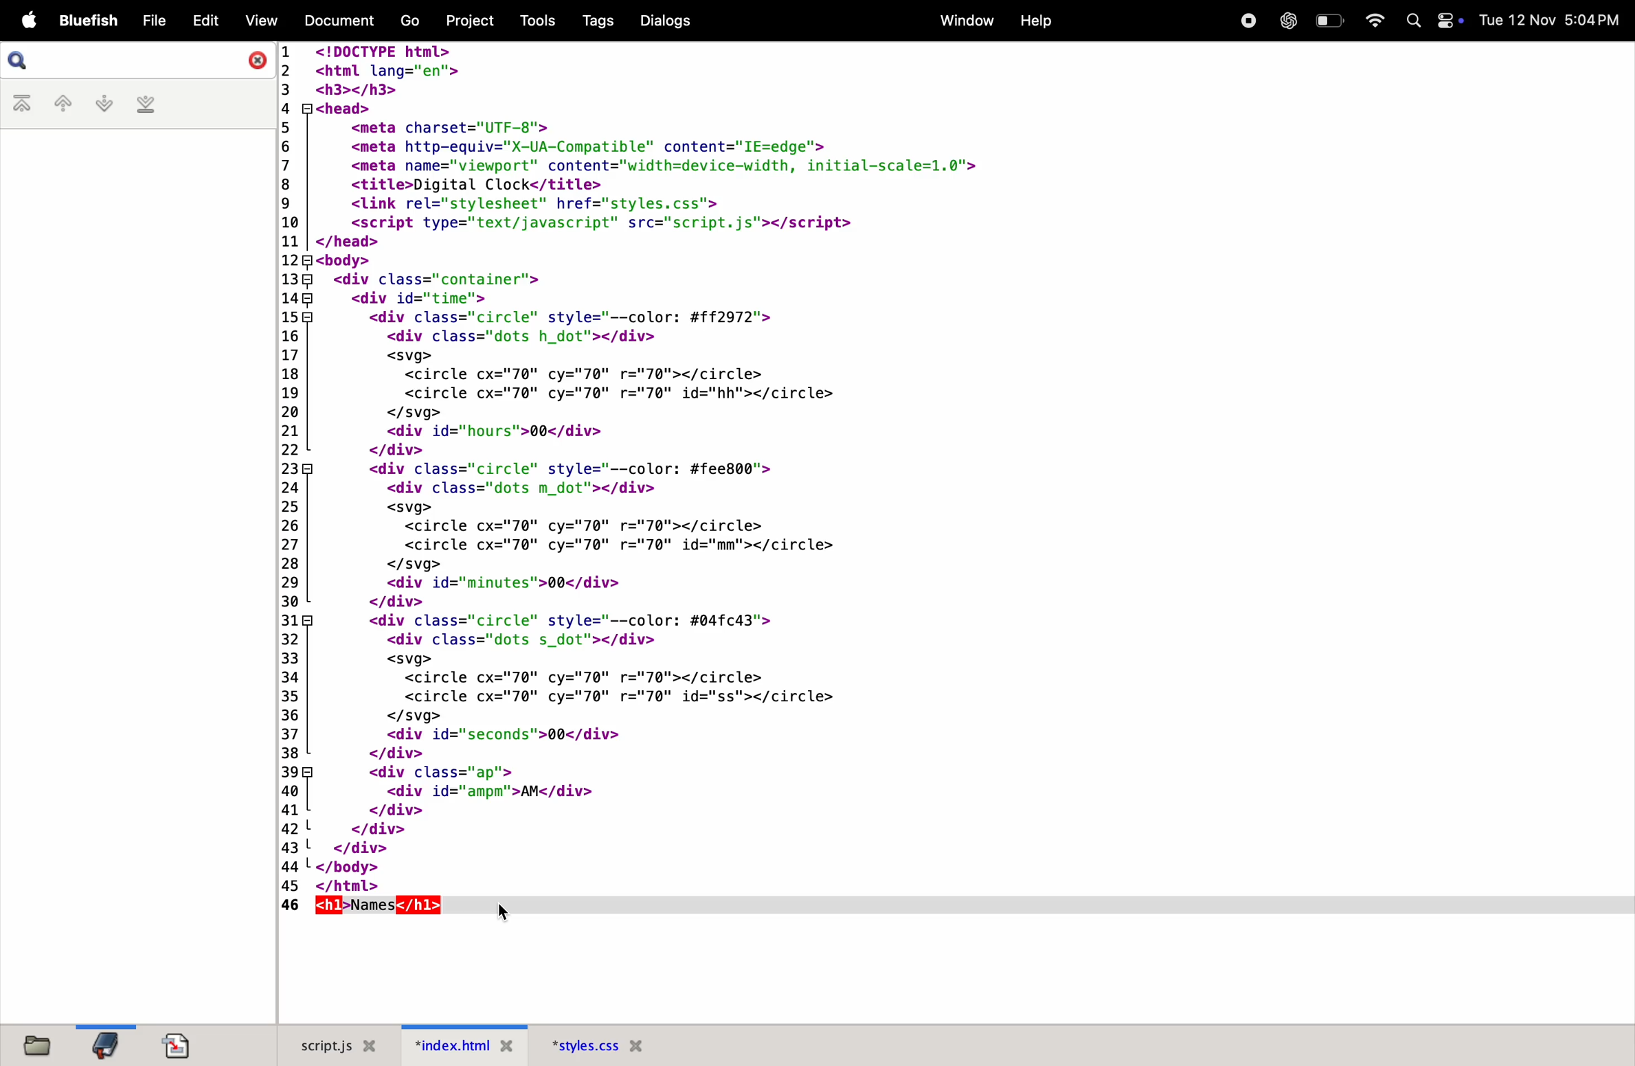  Describe the element at coordinates (607, 21) in the screenshot. I see `tags` at that location.